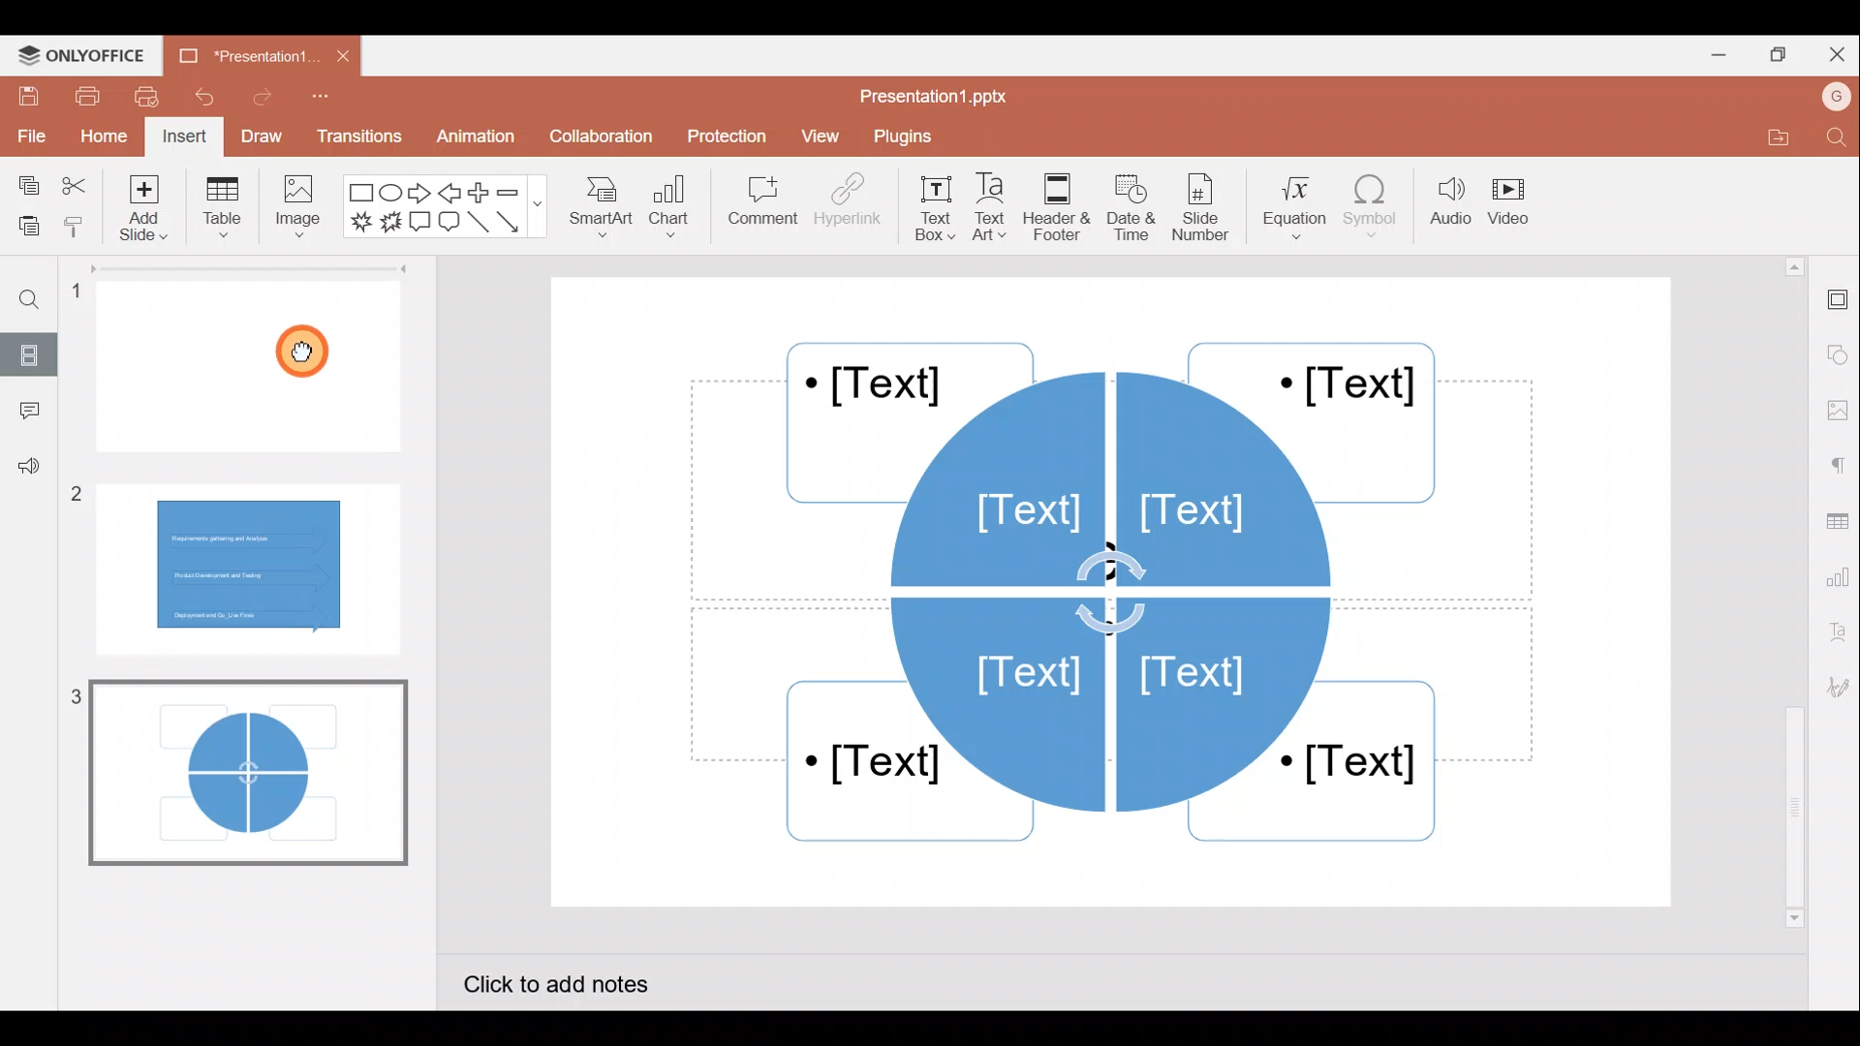 The image size is (1860, 1046). What do you see at coordinates (28, 180) in the screenshot?
I see `Copy` at bounding box center [28, 180].